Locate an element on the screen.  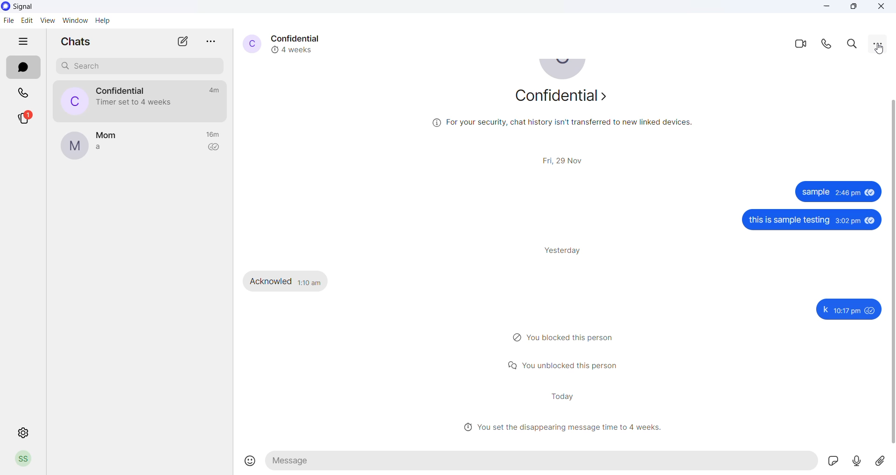
unblocked heading is located at coordinates (567, 364).